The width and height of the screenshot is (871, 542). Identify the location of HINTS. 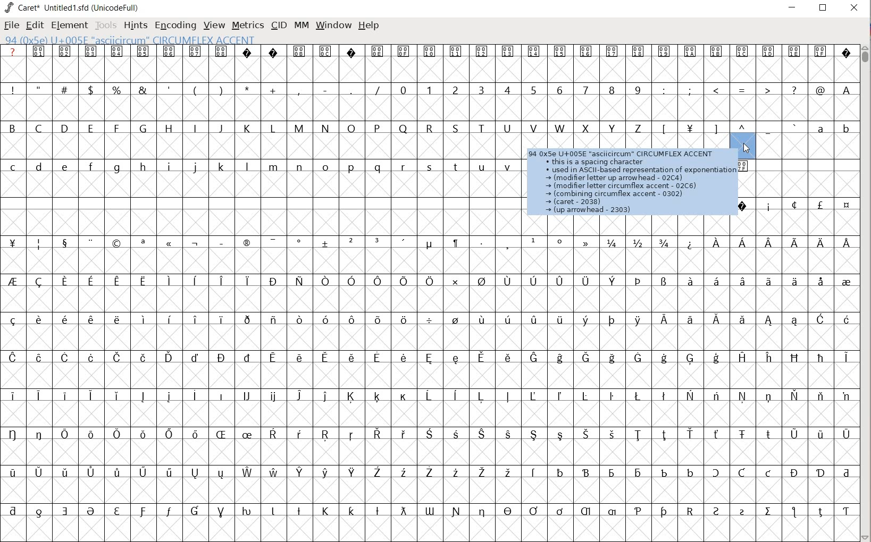
(136, 25).